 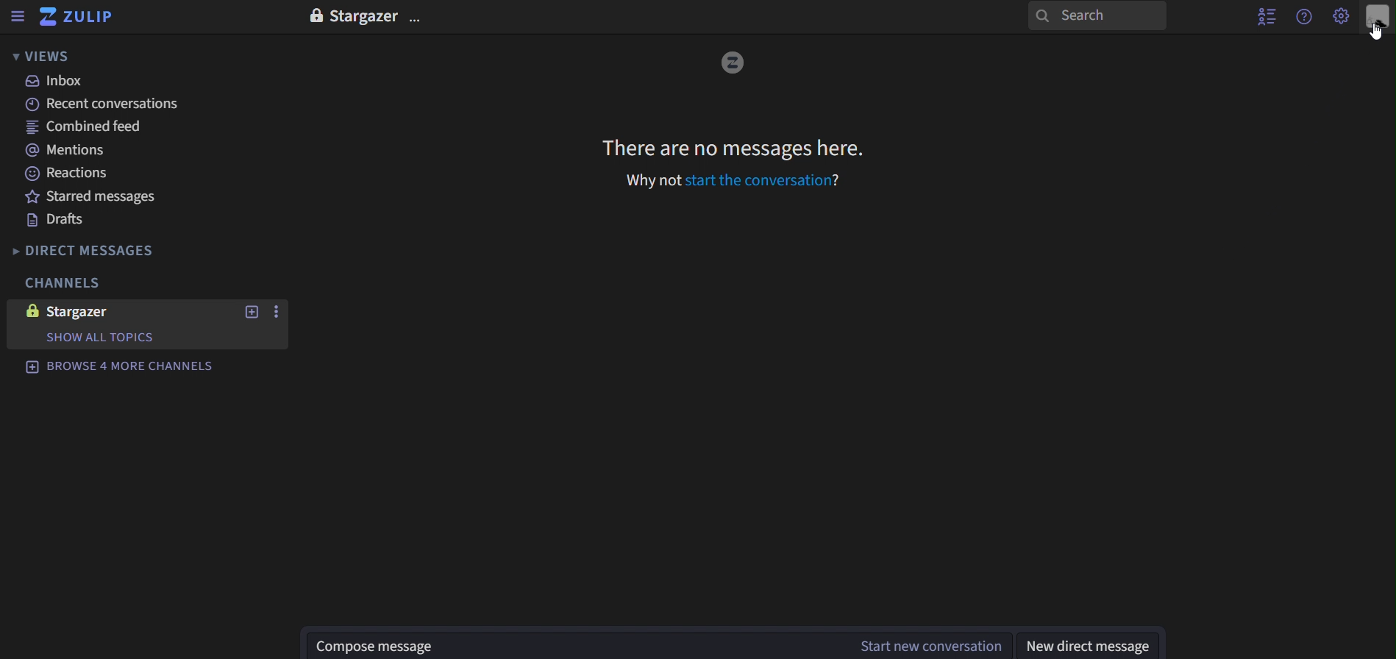 I want to click on views, so click(x=41, y=57).